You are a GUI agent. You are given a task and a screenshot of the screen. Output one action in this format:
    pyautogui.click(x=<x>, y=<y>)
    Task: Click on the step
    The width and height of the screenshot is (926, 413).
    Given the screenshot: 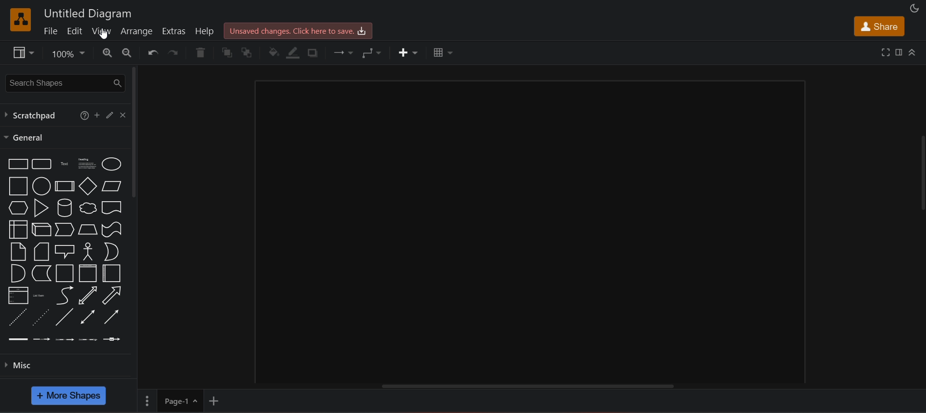 What is the action you would take?
    pyautogui.click(x=64, y=229)
    